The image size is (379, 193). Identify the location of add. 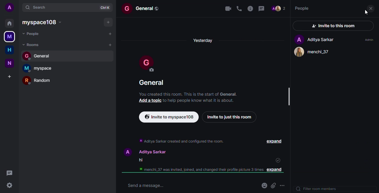
(11, 76).